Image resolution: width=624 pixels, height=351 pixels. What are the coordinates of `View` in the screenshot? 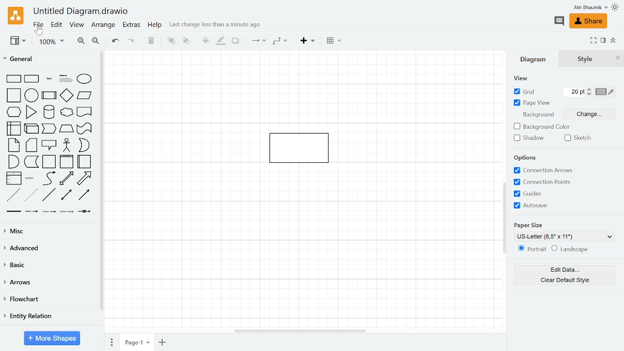 It's located at (19, 42).